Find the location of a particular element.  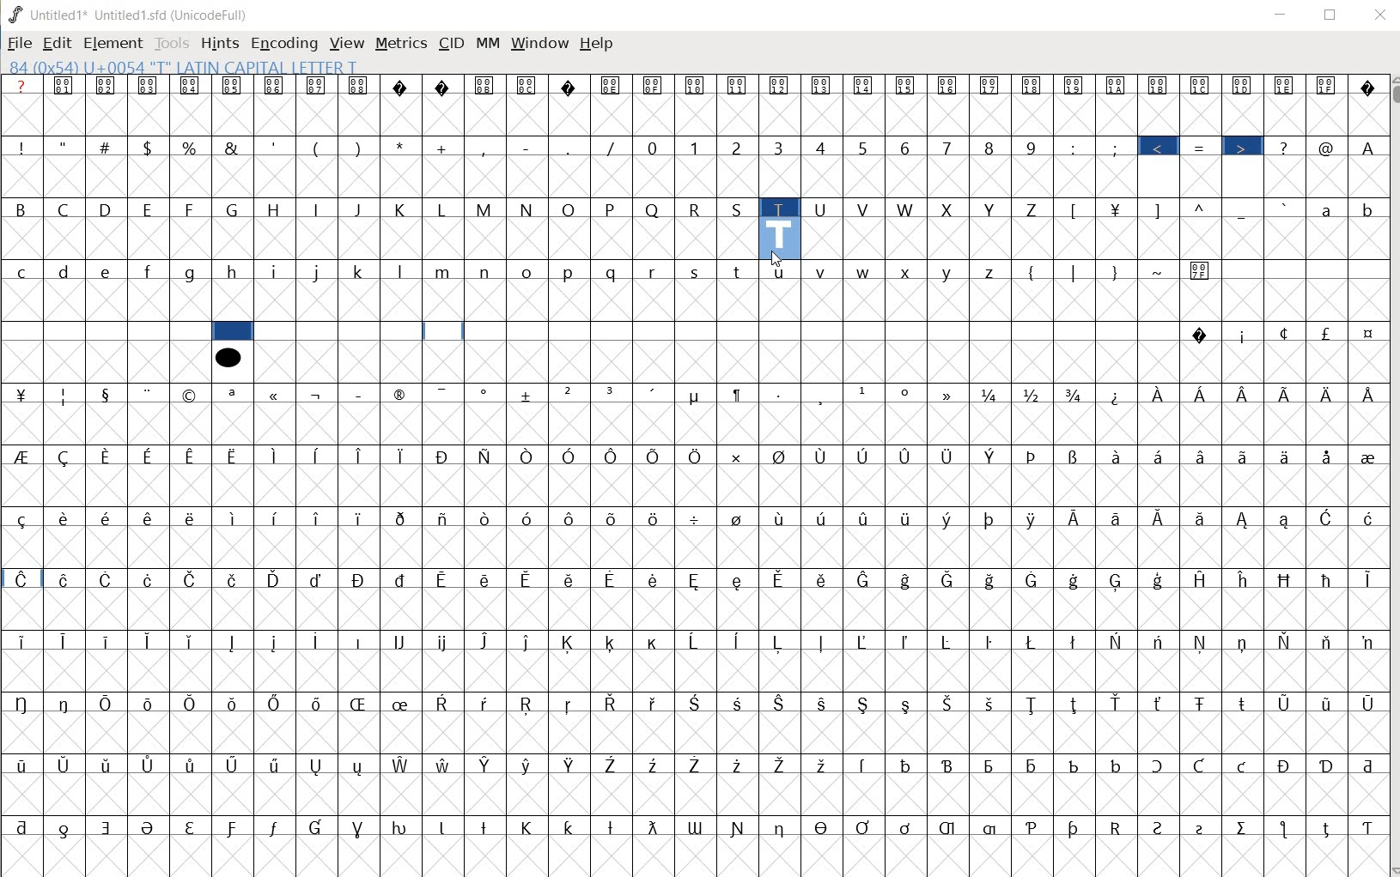

Symbol is located at coordinates (613, 826).